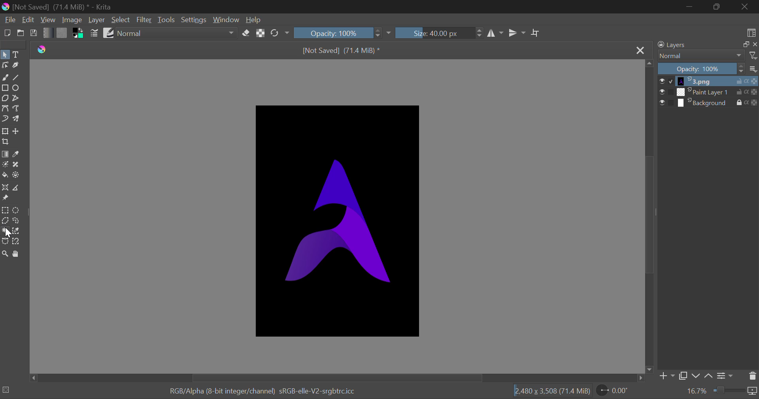 The height and width of the screenshot is (399, 759). What do you see at coordinates (253, 19) in the screenshot?
I see `Help` at bounding box center [253, 19].